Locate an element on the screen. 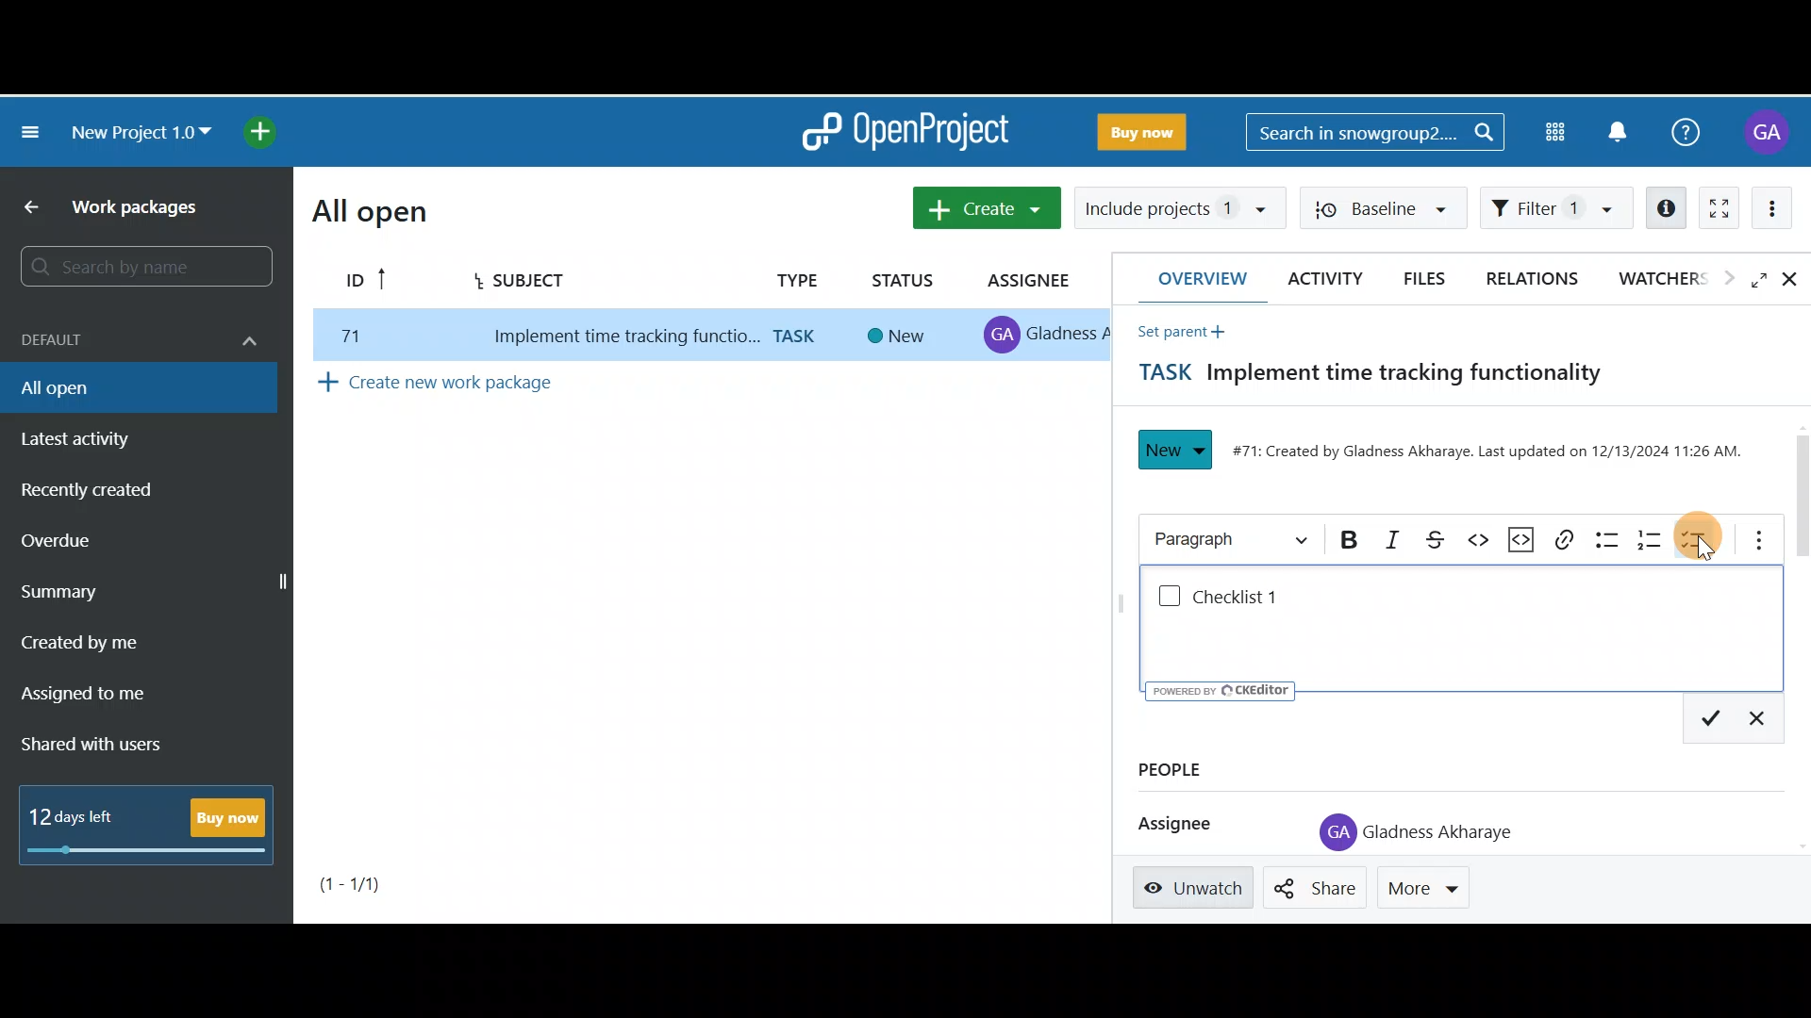 This screenshot has width=1811, height=1018. Open quick add menu is located at coordinates (259, 129).